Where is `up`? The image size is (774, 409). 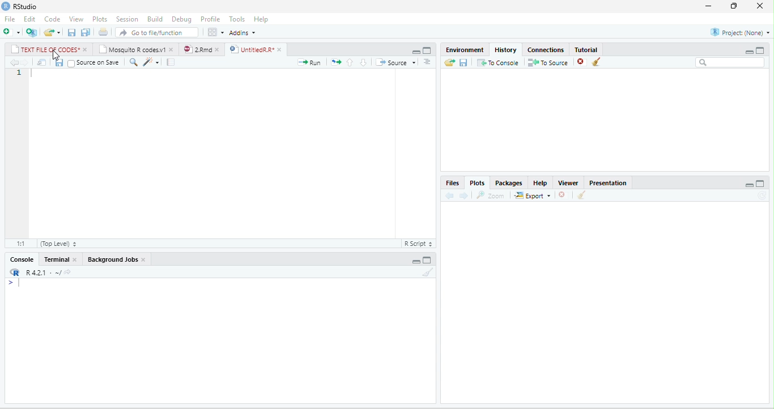
up is located at coordinates (350, 62).